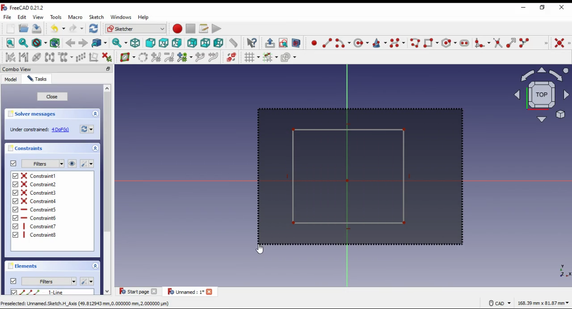  What do you see at coordinates (193, 43) in the screenshot?
I see `rear` at bounding box center [193, 43].